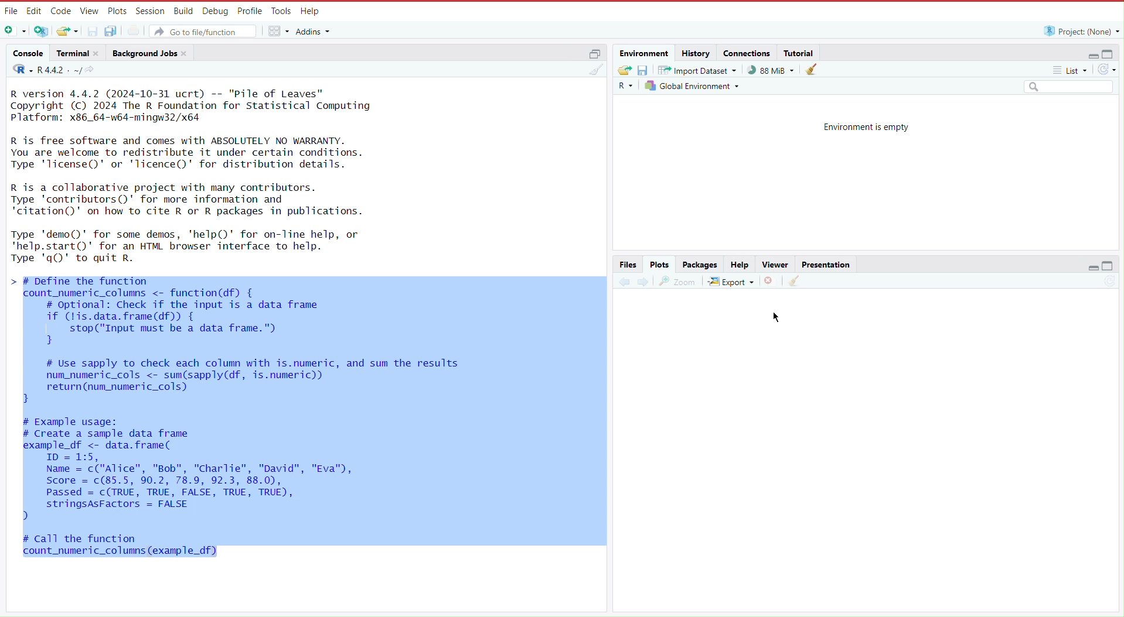 This screenshot has width=1124, height=617. Describe the element at coordinates (678, 279) in the screenshot. I see `Zoom` at that location.